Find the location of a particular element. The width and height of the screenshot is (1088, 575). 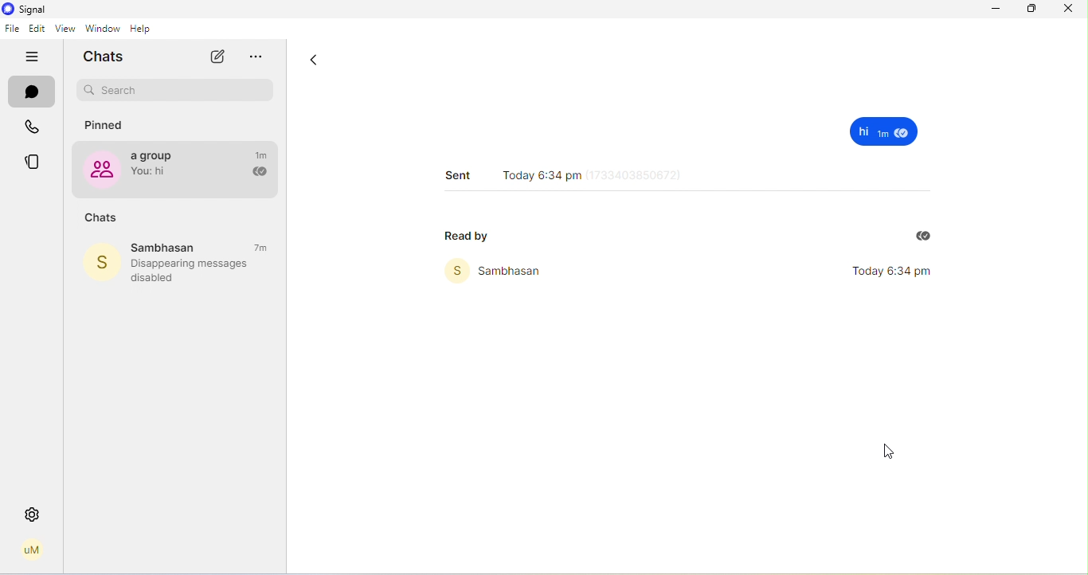

close is located at coordinates (1067, 8).